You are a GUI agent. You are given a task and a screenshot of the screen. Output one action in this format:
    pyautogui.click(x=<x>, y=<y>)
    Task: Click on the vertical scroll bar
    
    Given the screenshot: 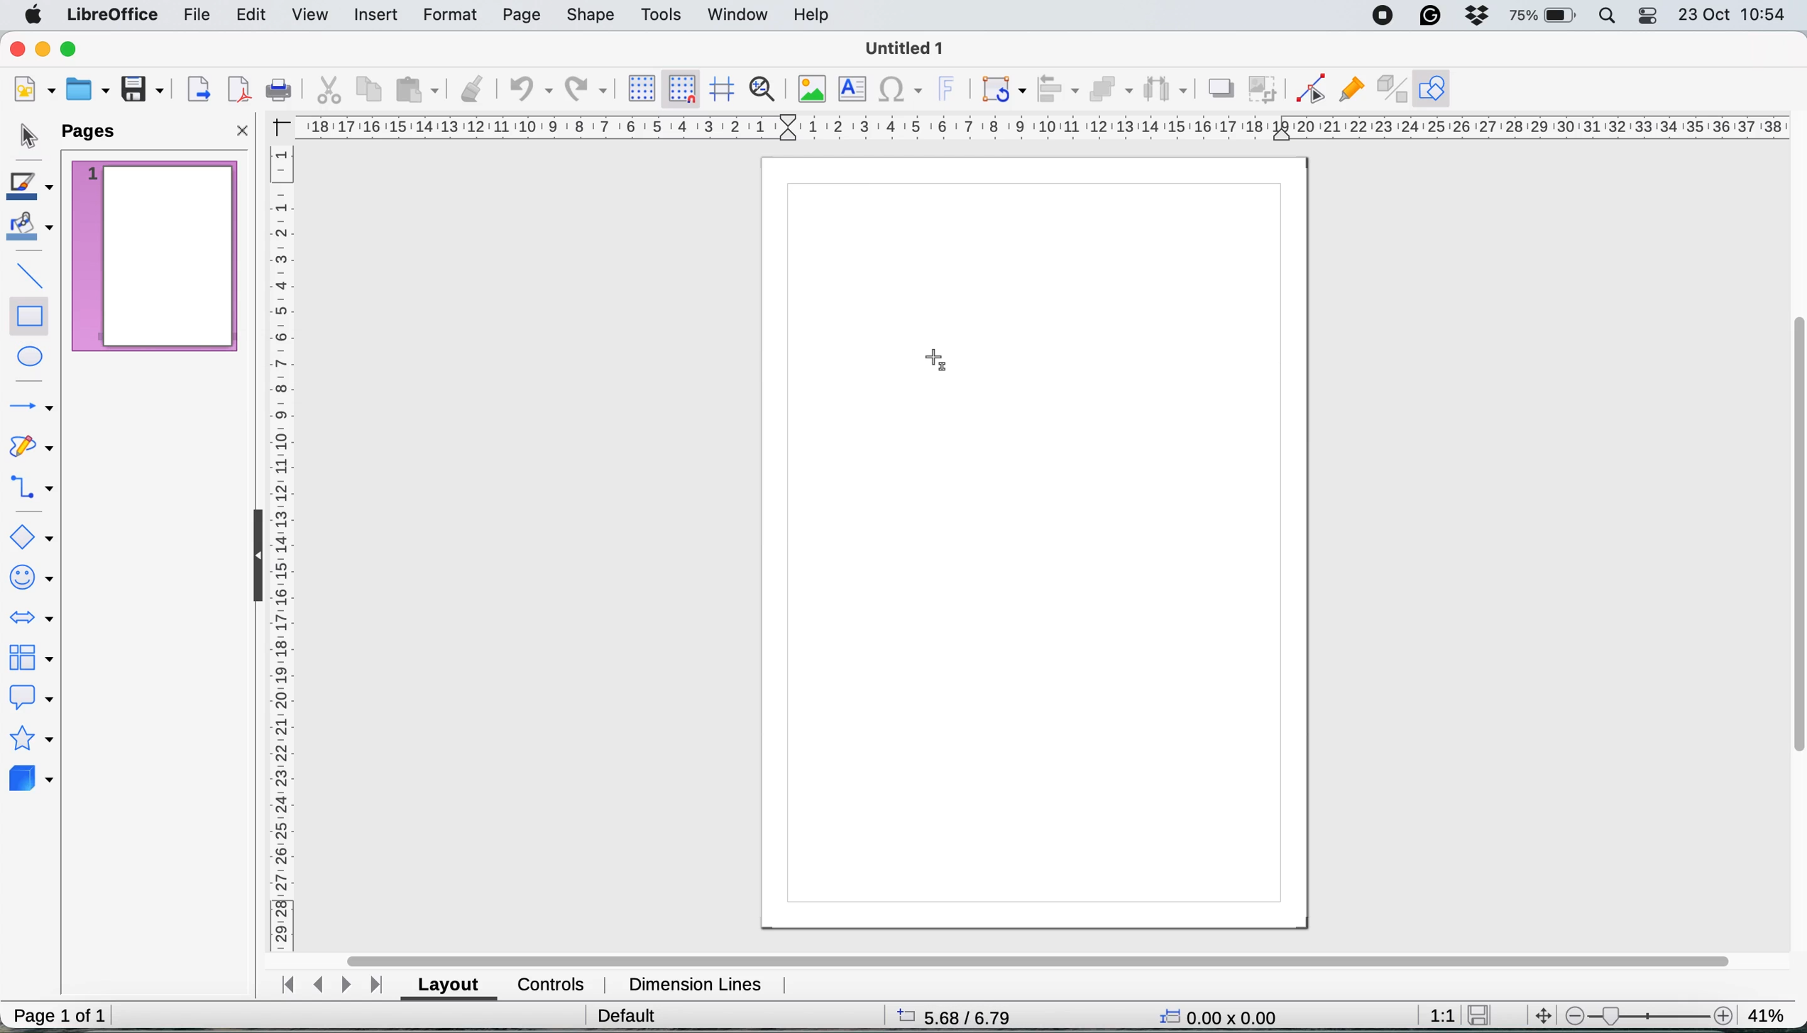 What is the action you would take?
    pyautogui.click(x=1794, y=536)
    